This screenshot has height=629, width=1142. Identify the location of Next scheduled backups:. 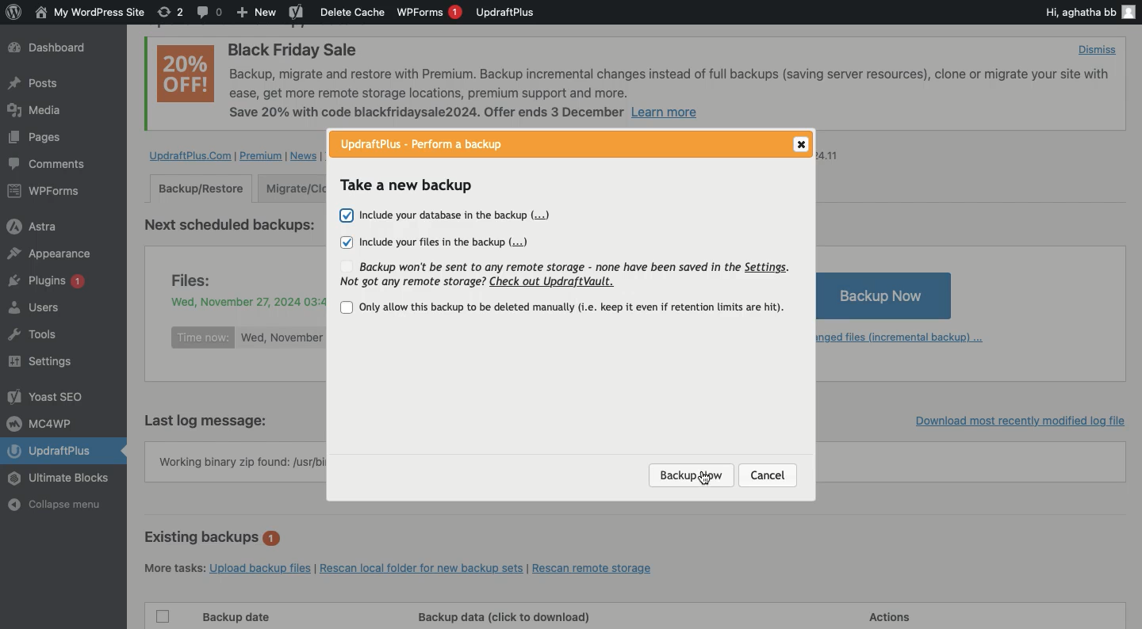
(230, 227).